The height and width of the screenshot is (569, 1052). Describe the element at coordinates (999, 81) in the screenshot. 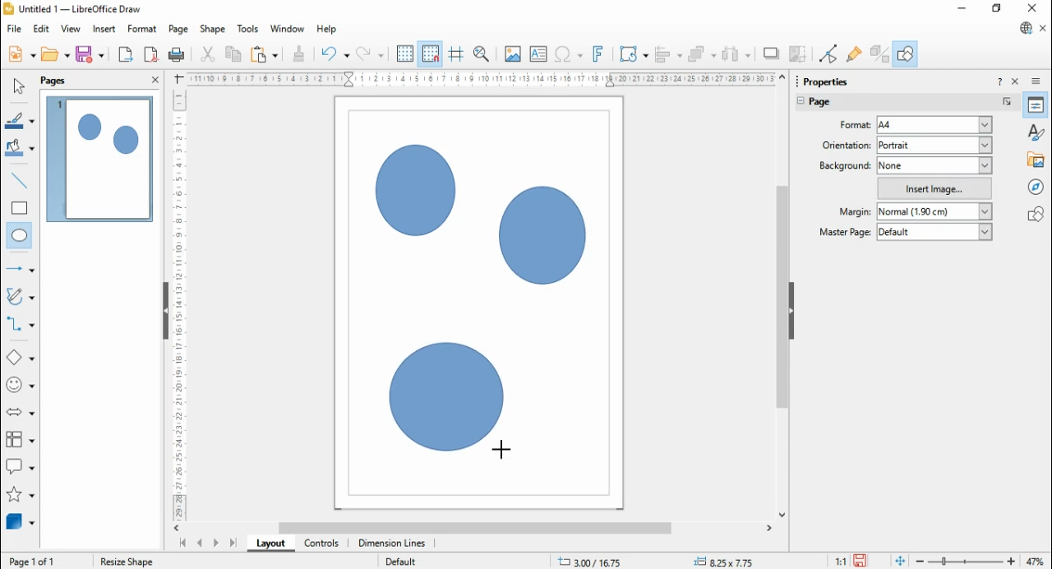

I see `help about this sidebar deck` at that location.